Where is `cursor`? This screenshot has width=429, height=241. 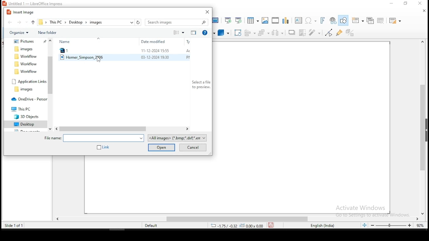
cursor is located at coordinates (99, 61).